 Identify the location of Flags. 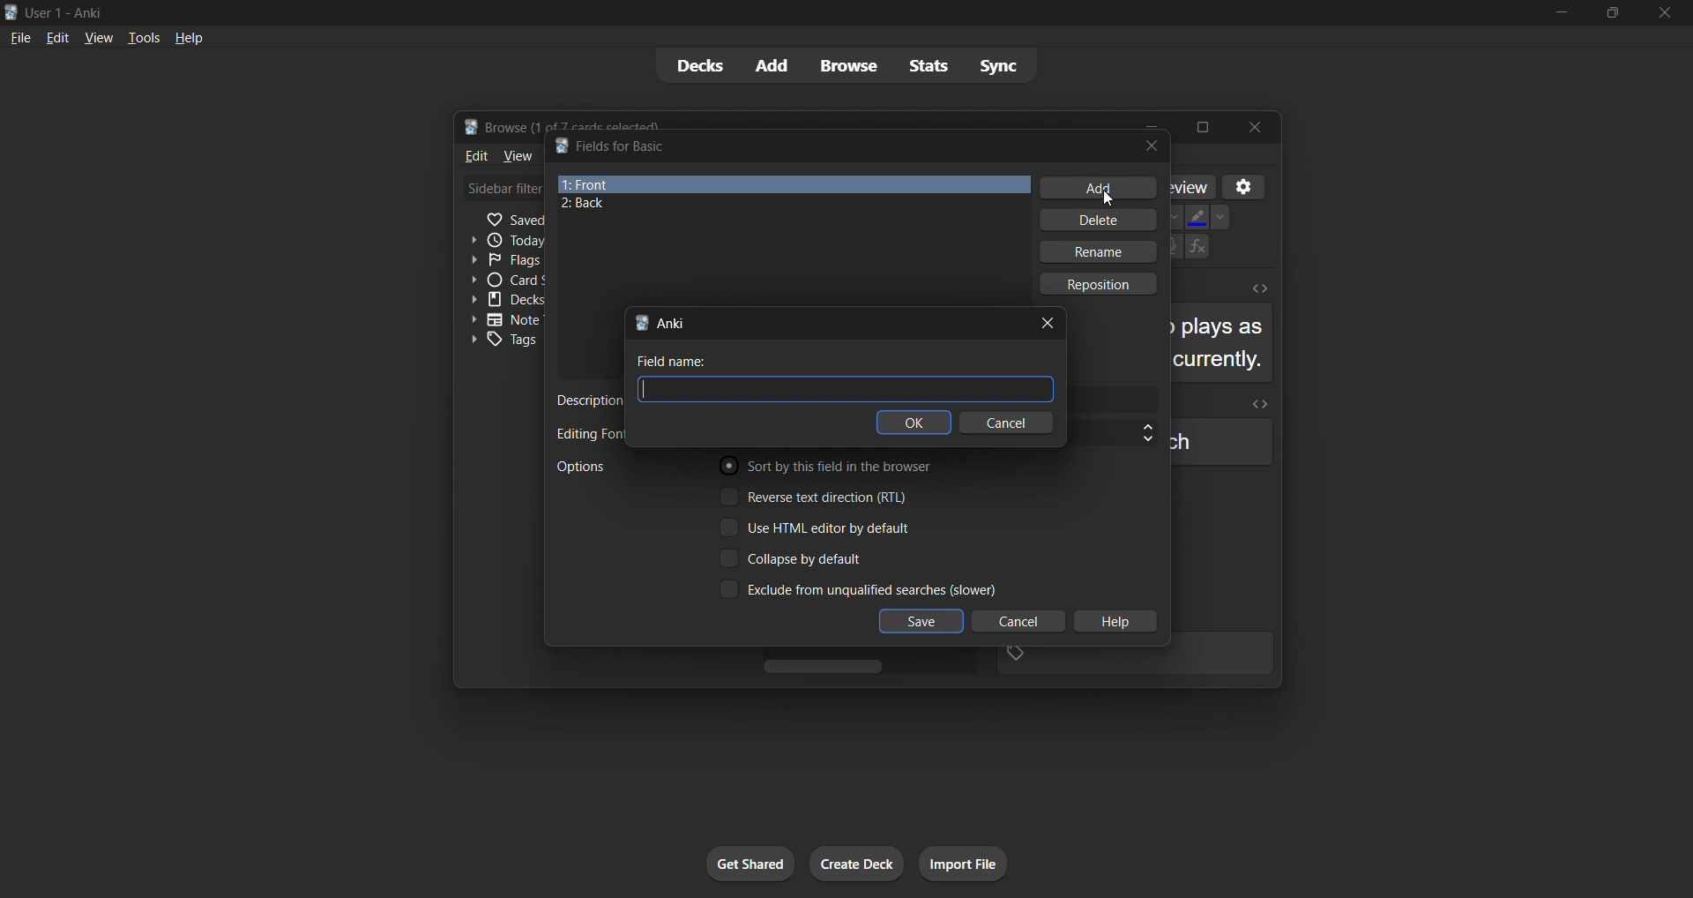
(500, 260).